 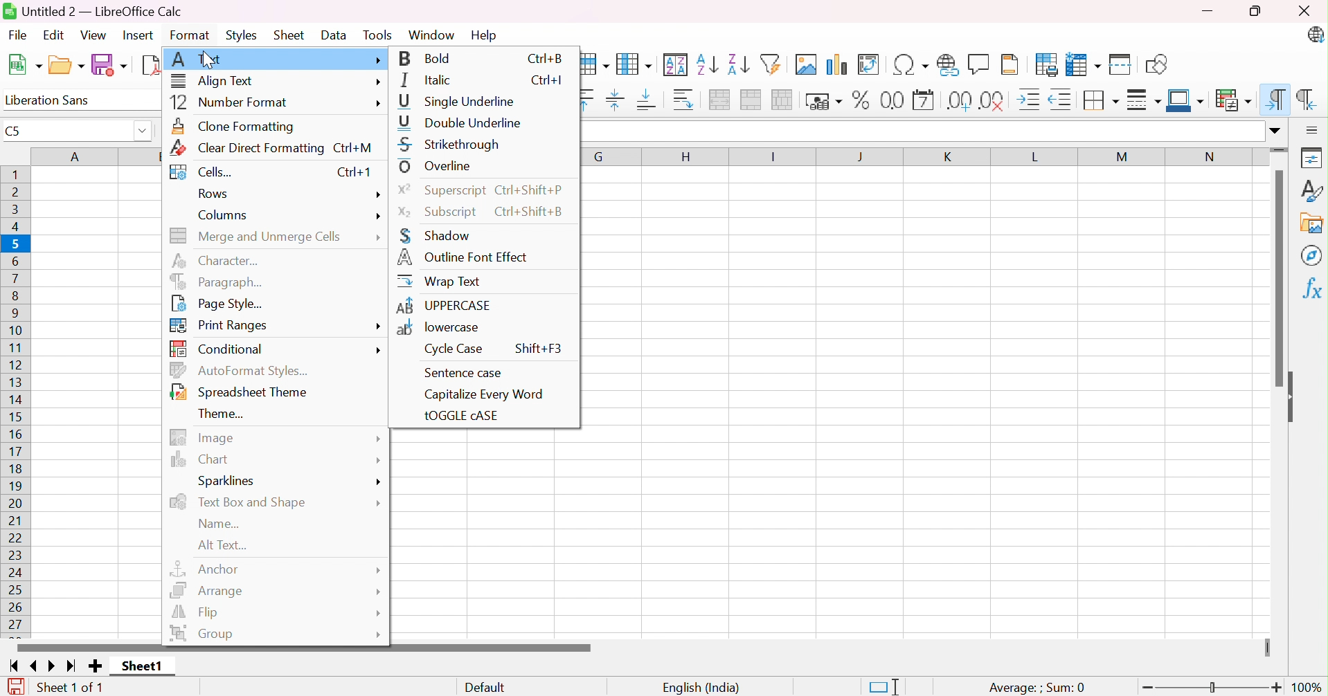 What do you see at coordinates (93, 10) in the screenshot?
I see `Untitled 4 - LibreOffice Calc` at bounding box center [93, 10].